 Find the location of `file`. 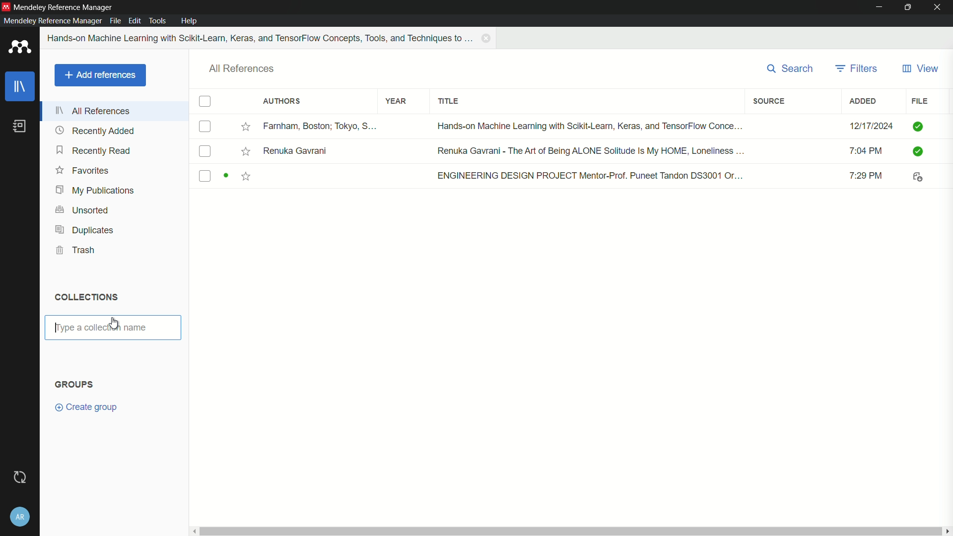

file is located at coordinates (919, 101).